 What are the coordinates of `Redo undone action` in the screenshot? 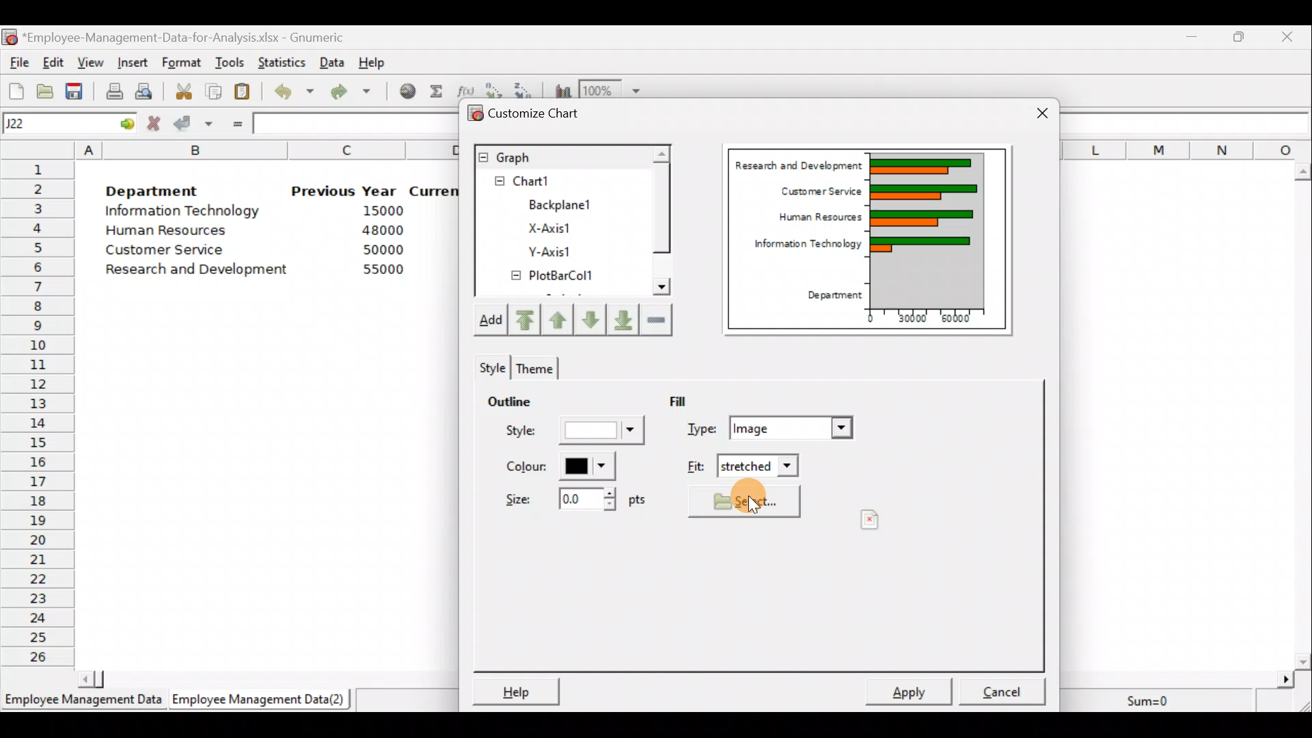 It's located at (358, 93).